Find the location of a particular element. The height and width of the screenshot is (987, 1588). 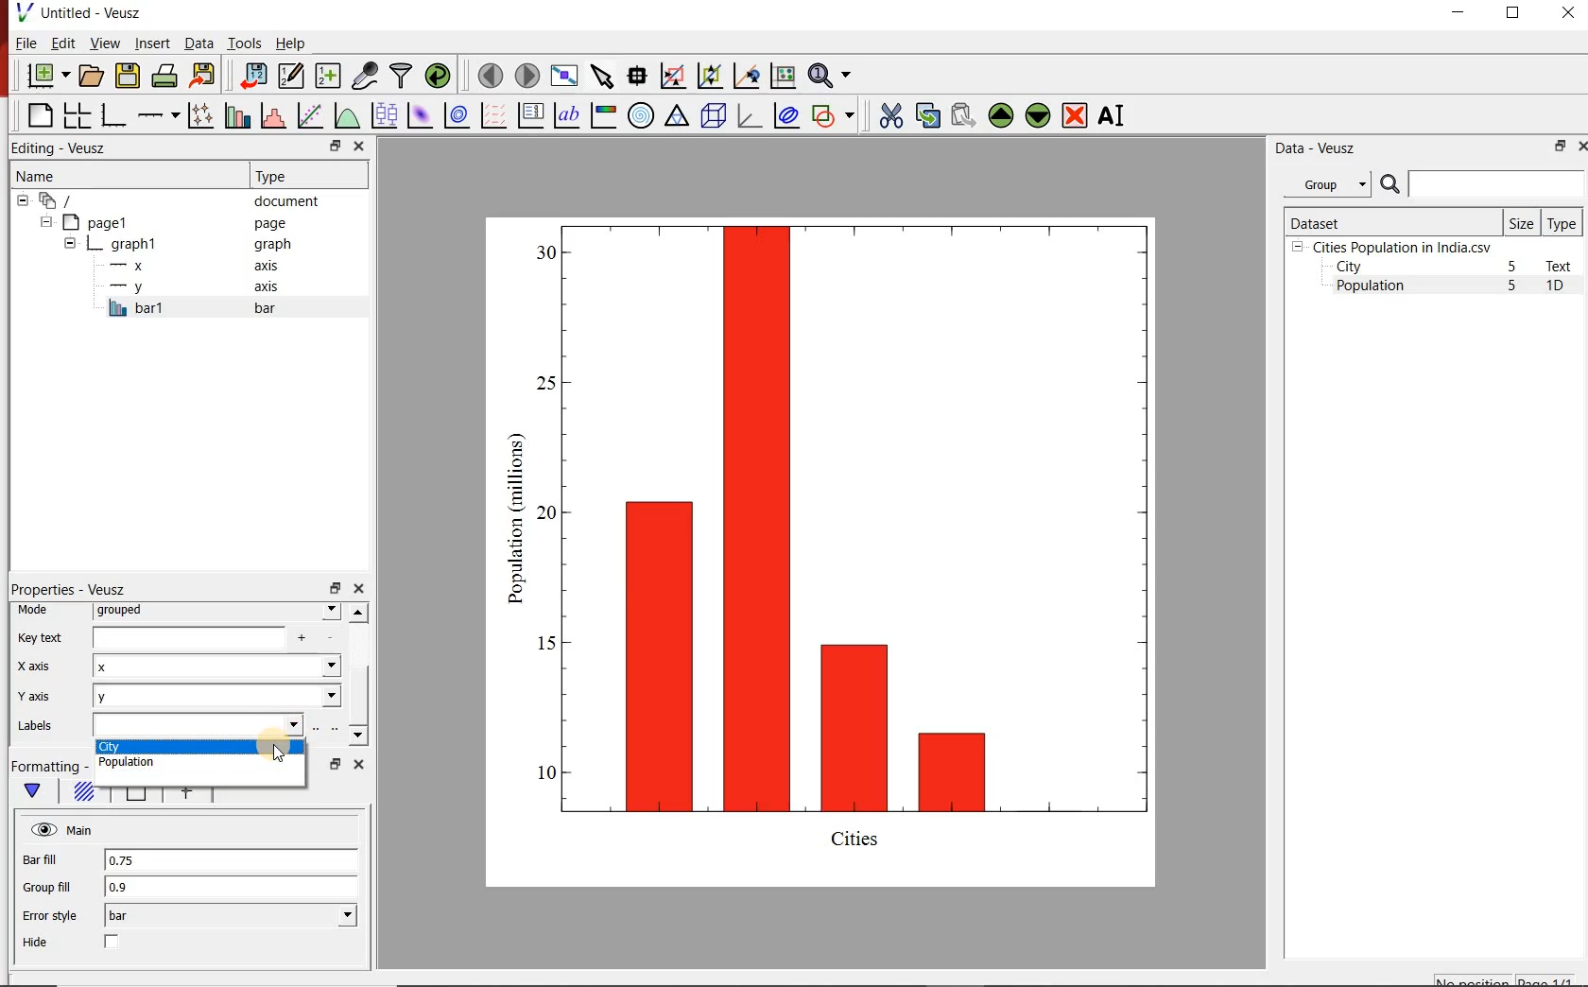

import data into Veusz is located at coordinates (252, 75).